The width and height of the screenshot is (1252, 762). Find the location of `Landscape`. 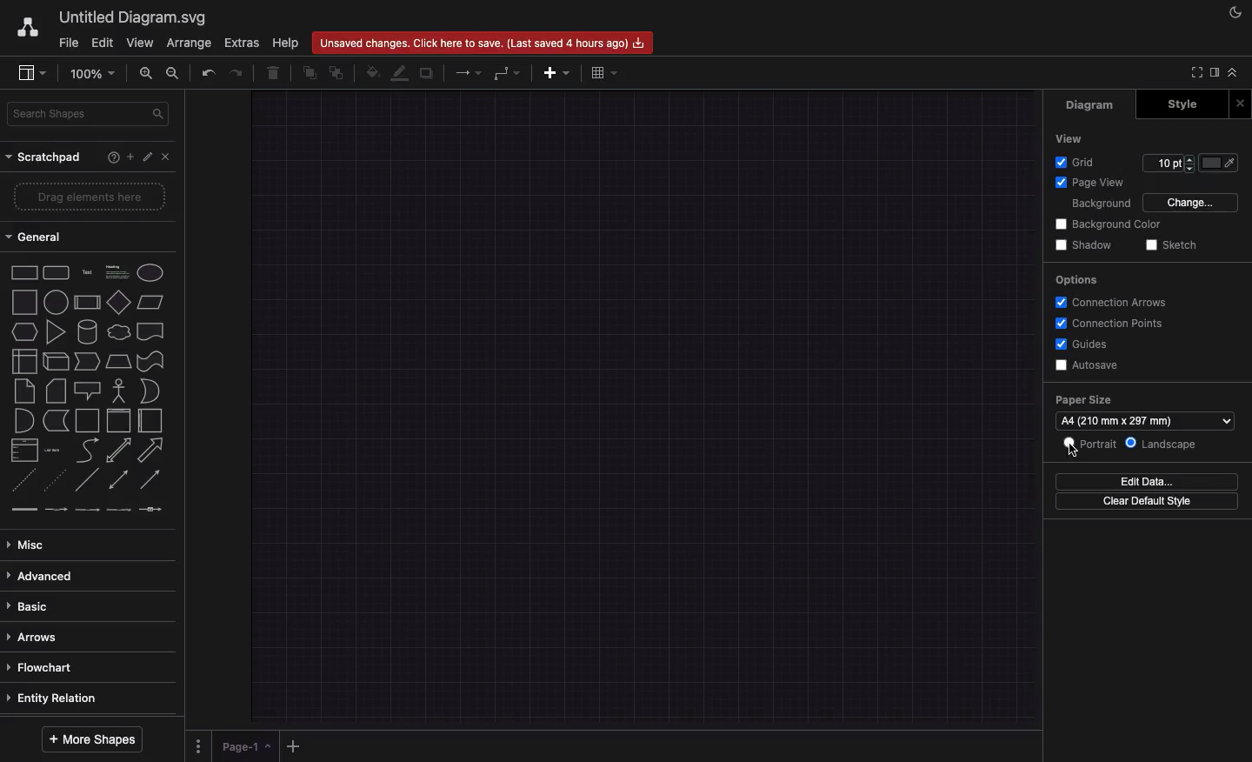

Landscape is located at coordinates (1165, 446).